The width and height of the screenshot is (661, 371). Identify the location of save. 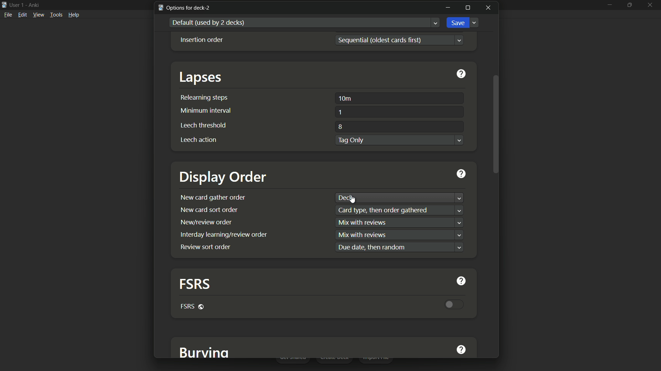
(458, 23).